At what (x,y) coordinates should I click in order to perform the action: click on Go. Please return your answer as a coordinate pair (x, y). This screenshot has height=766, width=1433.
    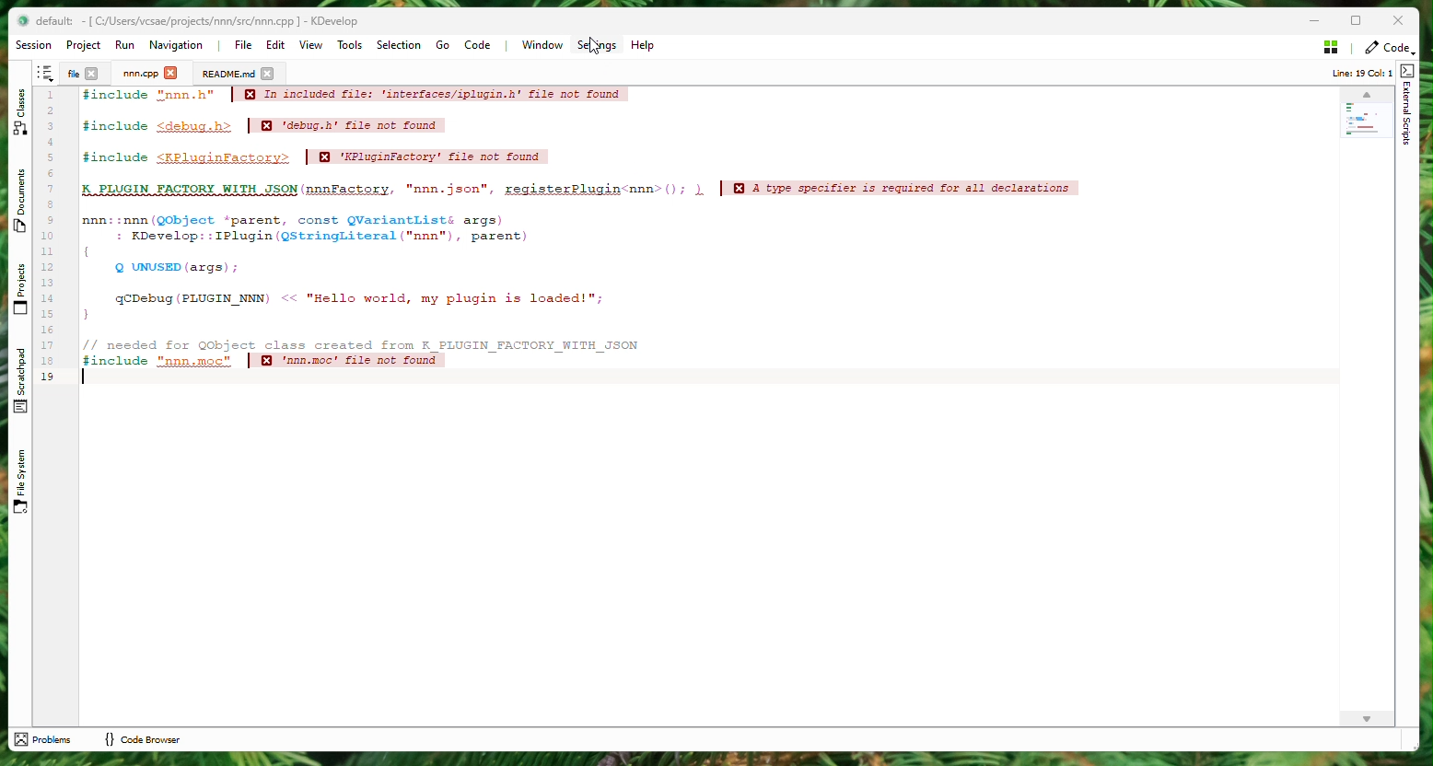
    Looking at the image, I should click on (444, 46).